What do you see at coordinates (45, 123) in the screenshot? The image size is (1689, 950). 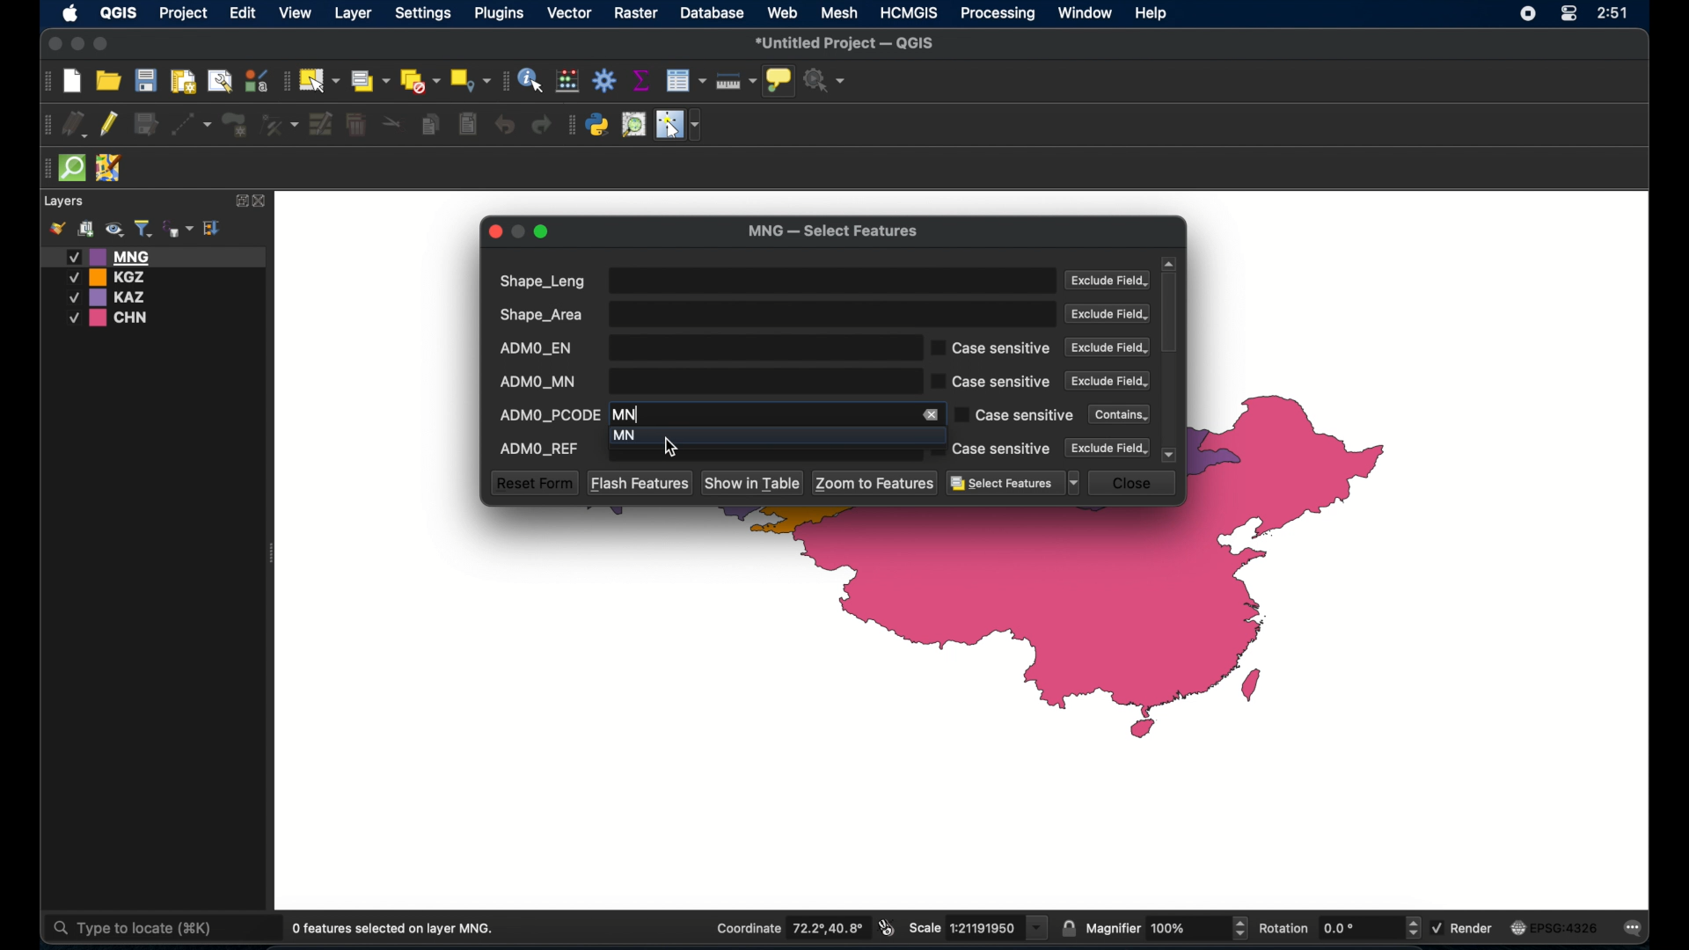 I see `drag handle` at bounding box center [45, 123].